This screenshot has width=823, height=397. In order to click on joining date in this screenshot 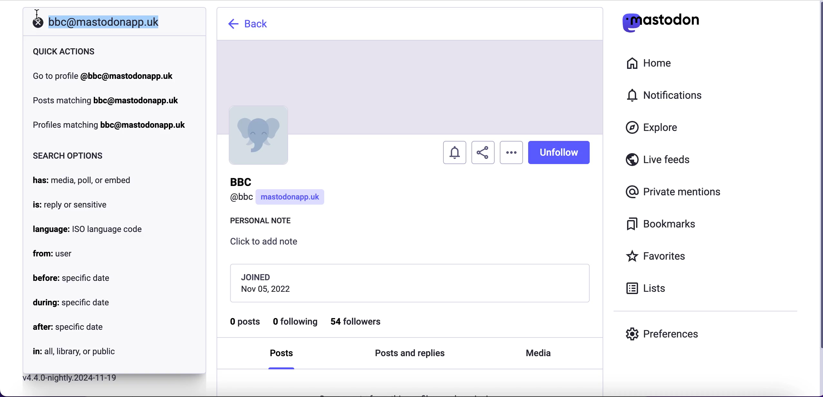, I will do `click(409, 282)`.